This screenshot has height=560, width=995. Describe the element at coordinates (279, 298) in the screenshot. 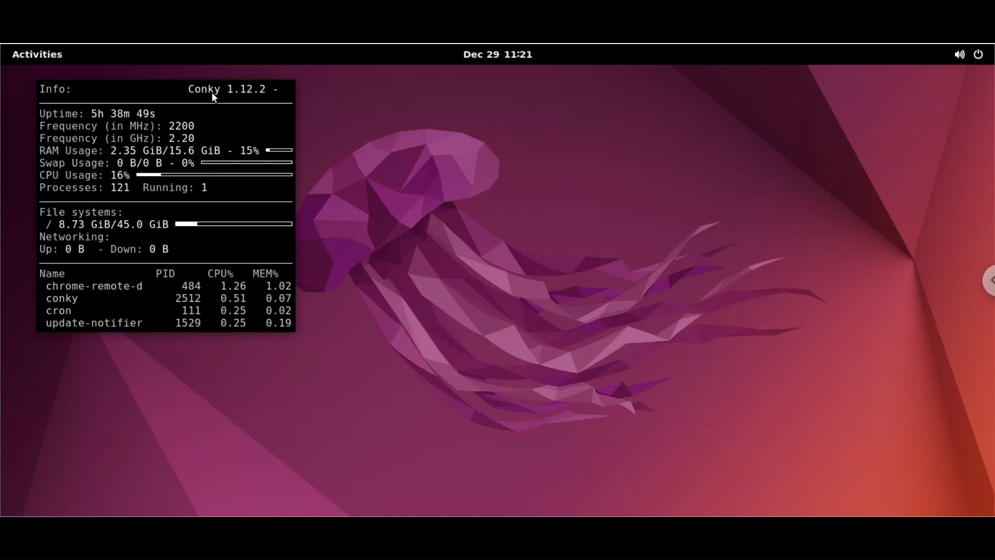

I see `0.07` at that location.